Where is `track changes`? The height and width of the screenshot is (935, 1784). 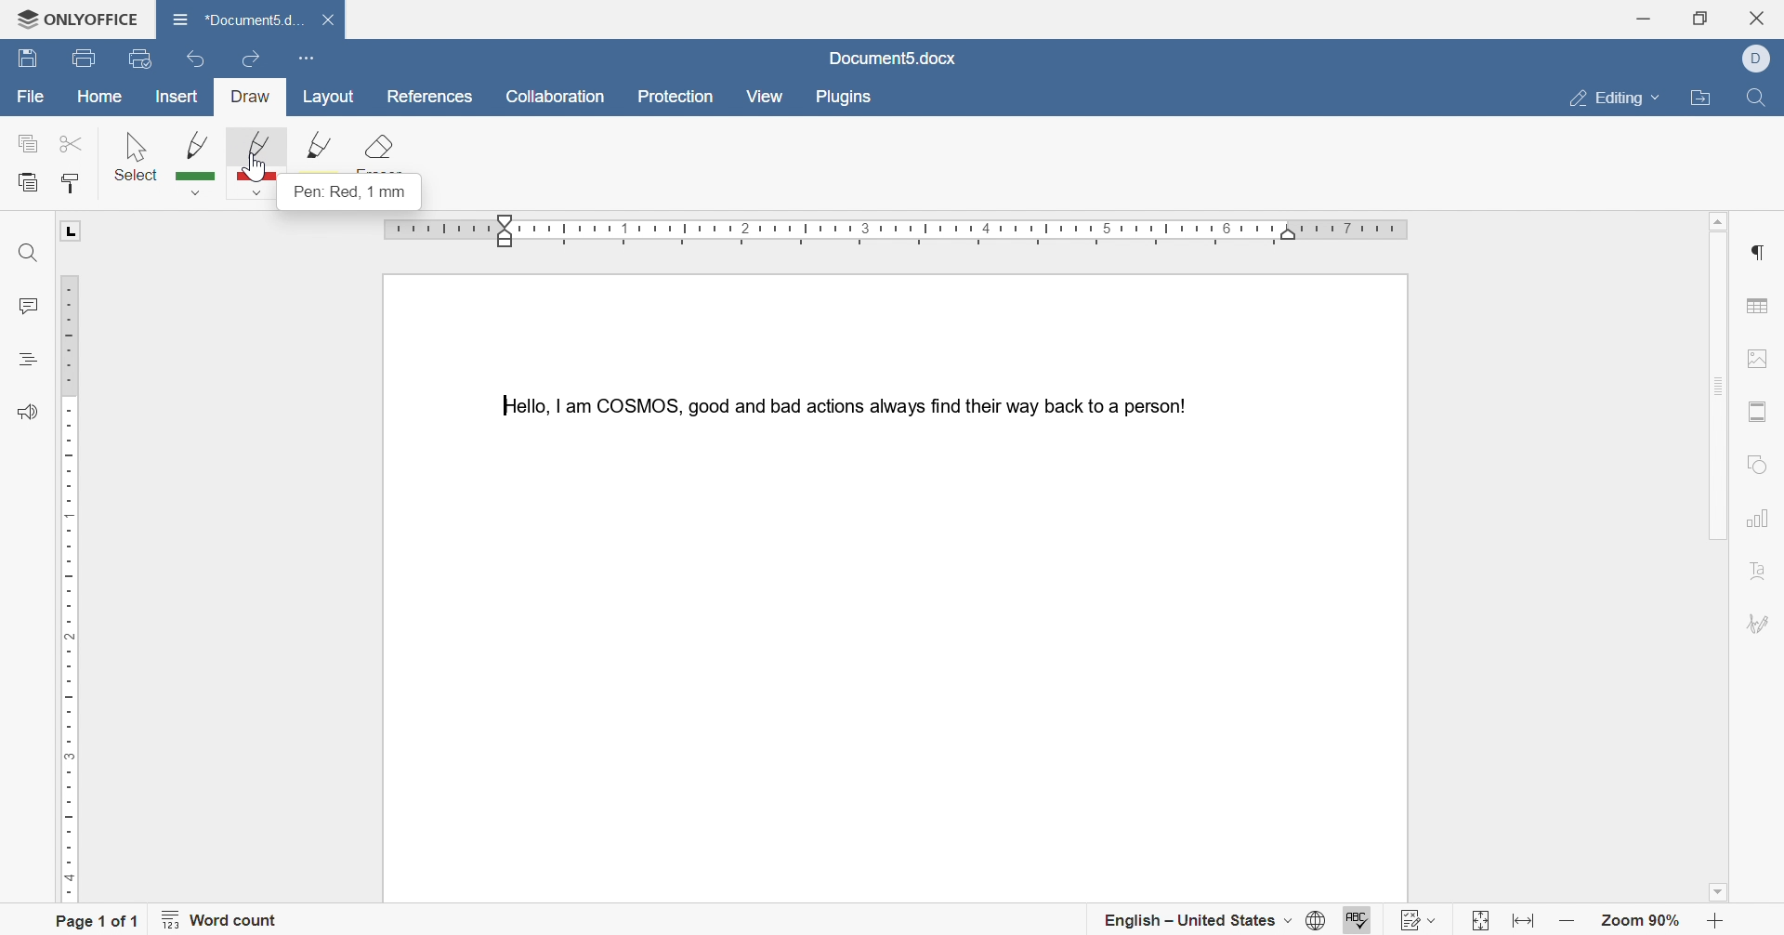
track changes is located at coordinates (1421, 916).